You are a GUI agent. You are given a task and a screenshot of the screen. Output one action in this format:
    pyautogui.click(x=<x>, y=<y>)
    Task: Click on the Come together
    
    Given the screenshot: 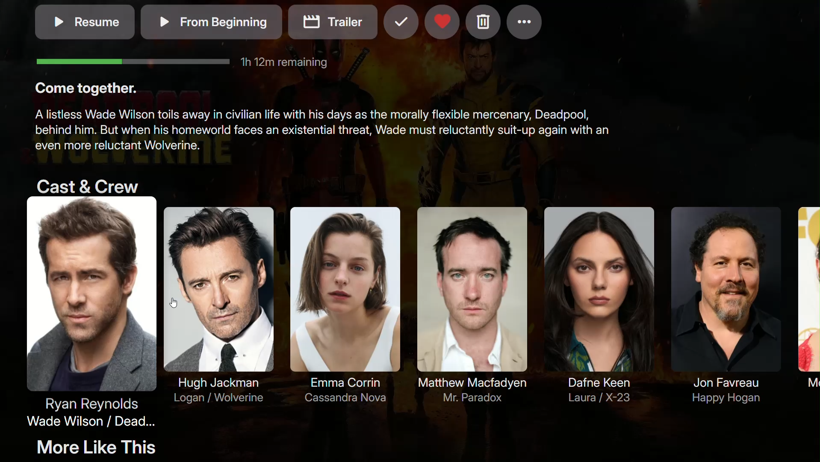 What is the action you would take?
    pyautogui.click(x=86, y=88)
    